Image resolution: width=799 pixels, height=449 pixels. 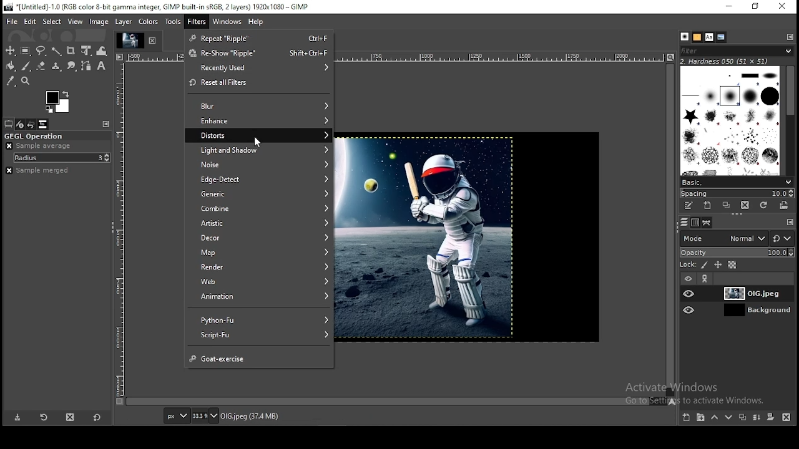 What do you see at coordinates (76, 21) in the screenshot?
I see `view` at bounding box center [76, 21].